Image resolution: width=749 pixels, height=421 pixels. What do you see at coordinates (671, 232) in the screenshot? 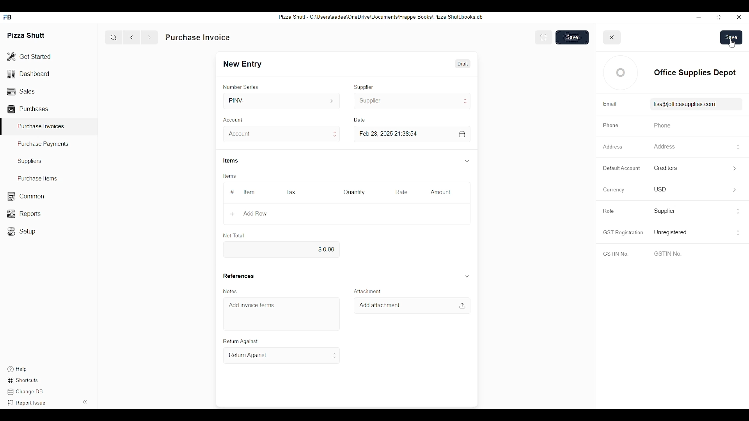
I see `Unregistered` at bounding box center [671, 232].